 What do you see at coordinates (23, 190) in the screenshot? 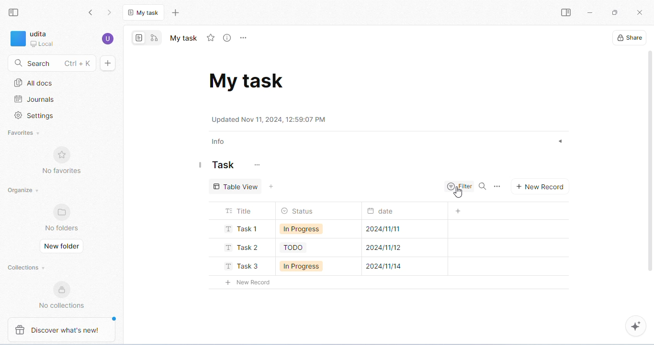
I see `organize` at bounding box center [23, 190].